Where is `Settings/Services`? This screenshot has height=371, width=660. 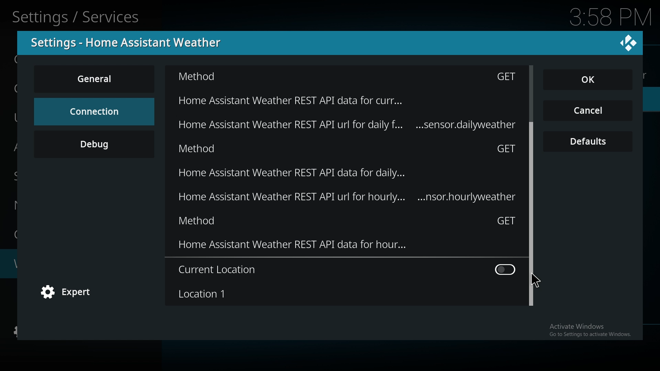
Settings/Services is located at coordinates (78, 16).